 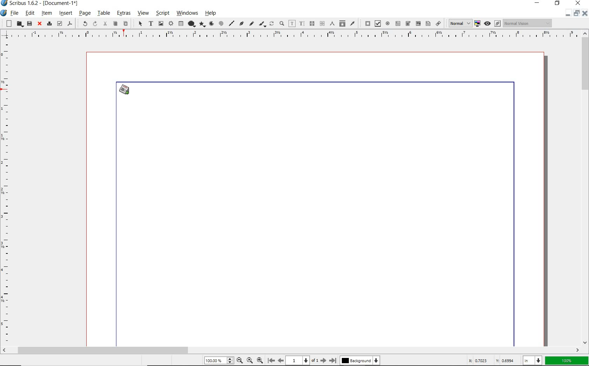 What do you see at coordinates (533, 361) in the screenshot?
I see `select unit: in` at bounding box center [533, 361].